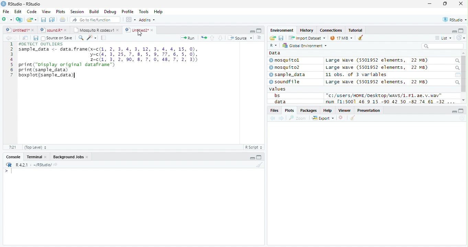 This screenshot has width=468, height=247. I want to click on Save, so click(35, 38).